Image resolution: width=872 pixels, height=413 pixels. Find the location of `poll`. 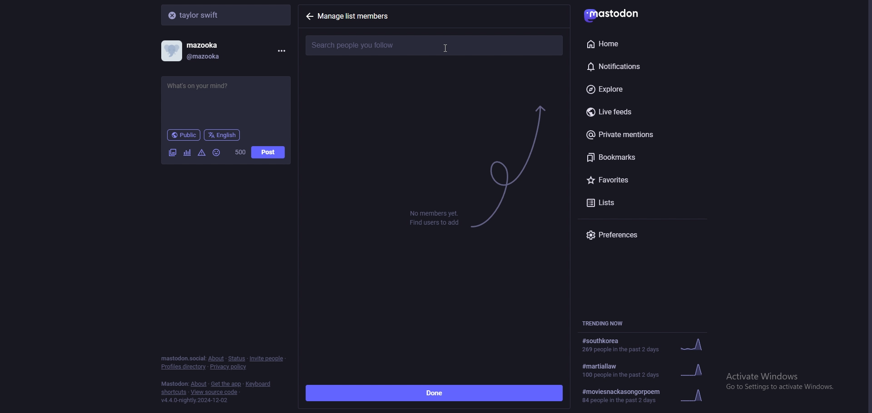

poll is located at coordinates (187, 152).